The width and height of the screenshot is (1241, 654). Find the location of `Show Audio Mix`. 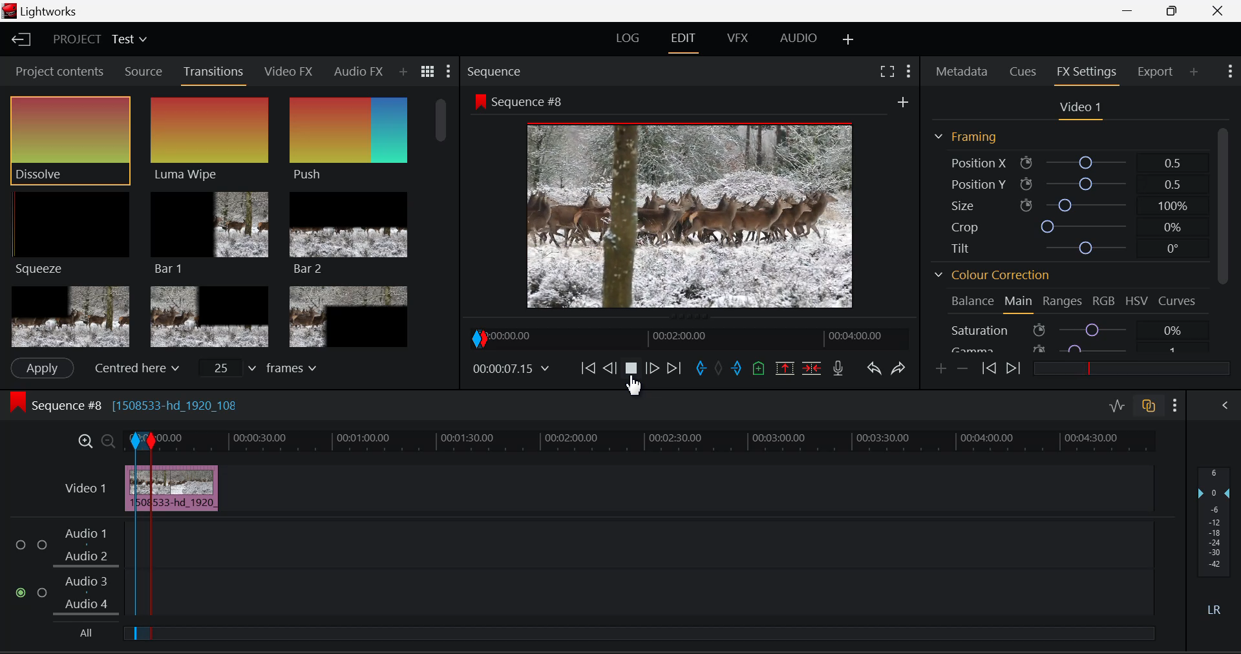

Show Audio Mix is located at coordinates (1225, 407).